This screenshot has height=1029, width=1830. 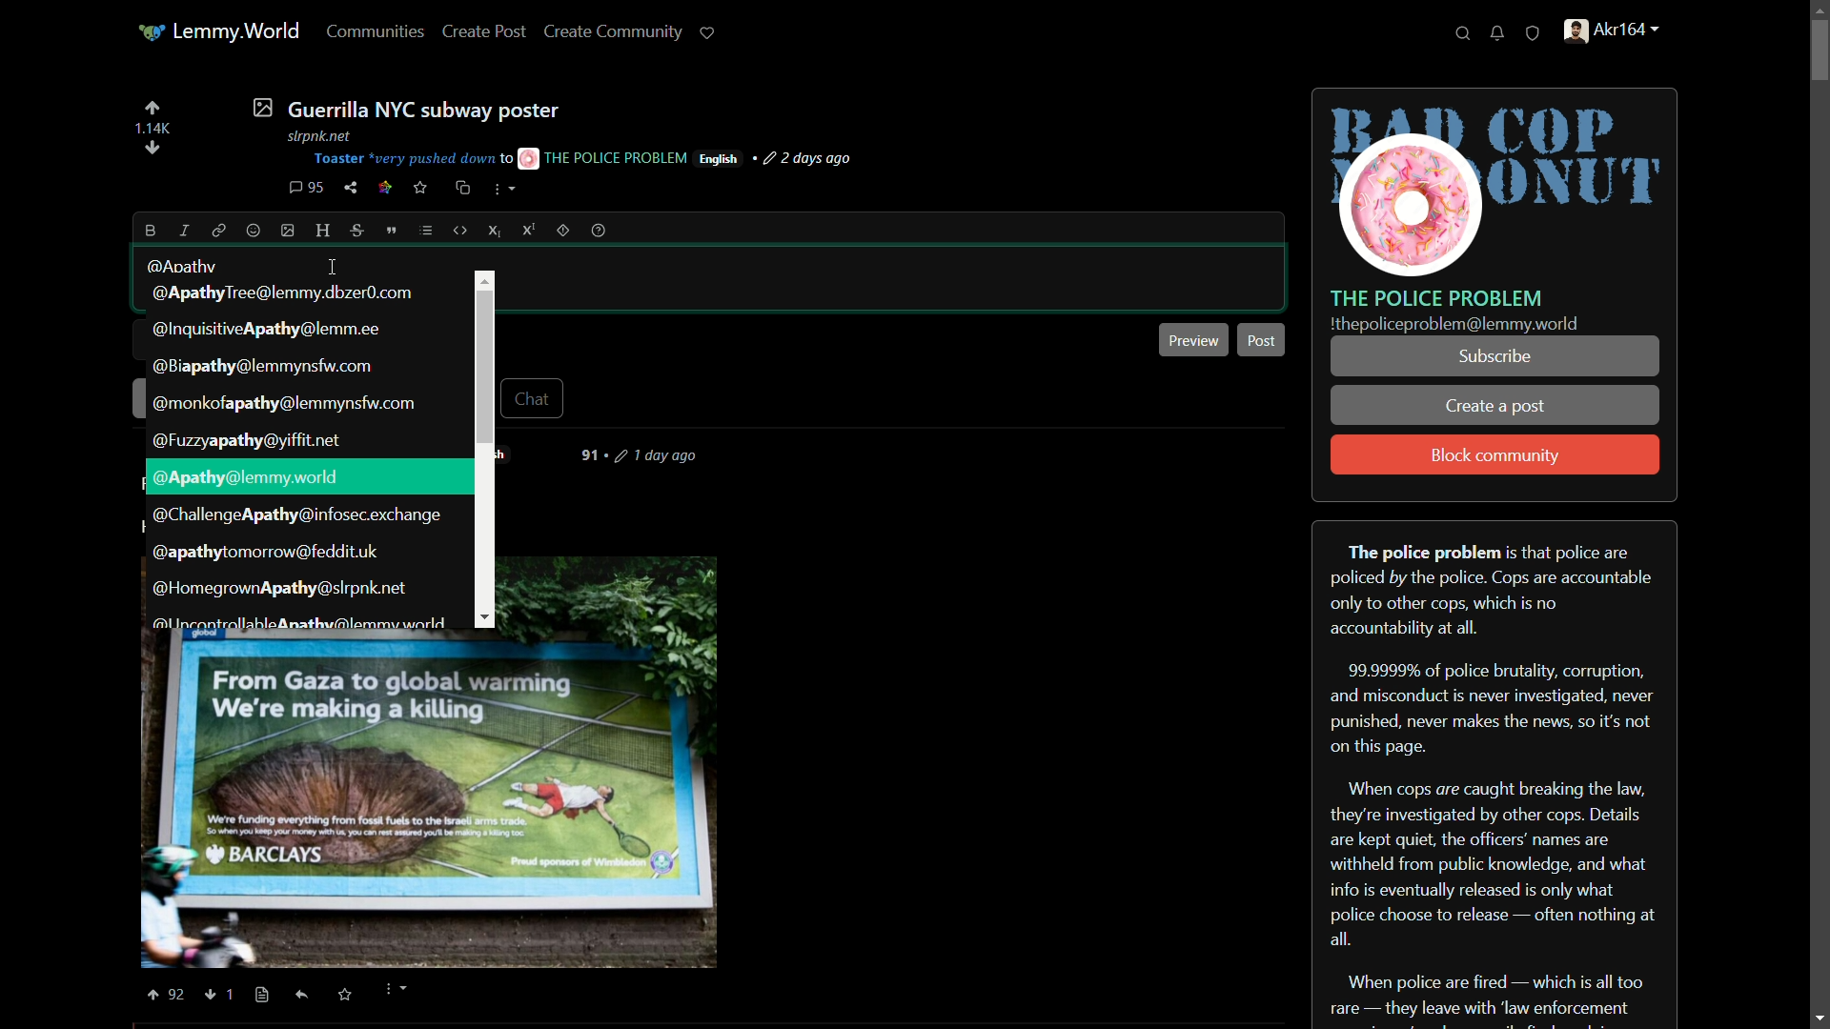 I want to click on suggestion-8, so click(x=265, y=554).